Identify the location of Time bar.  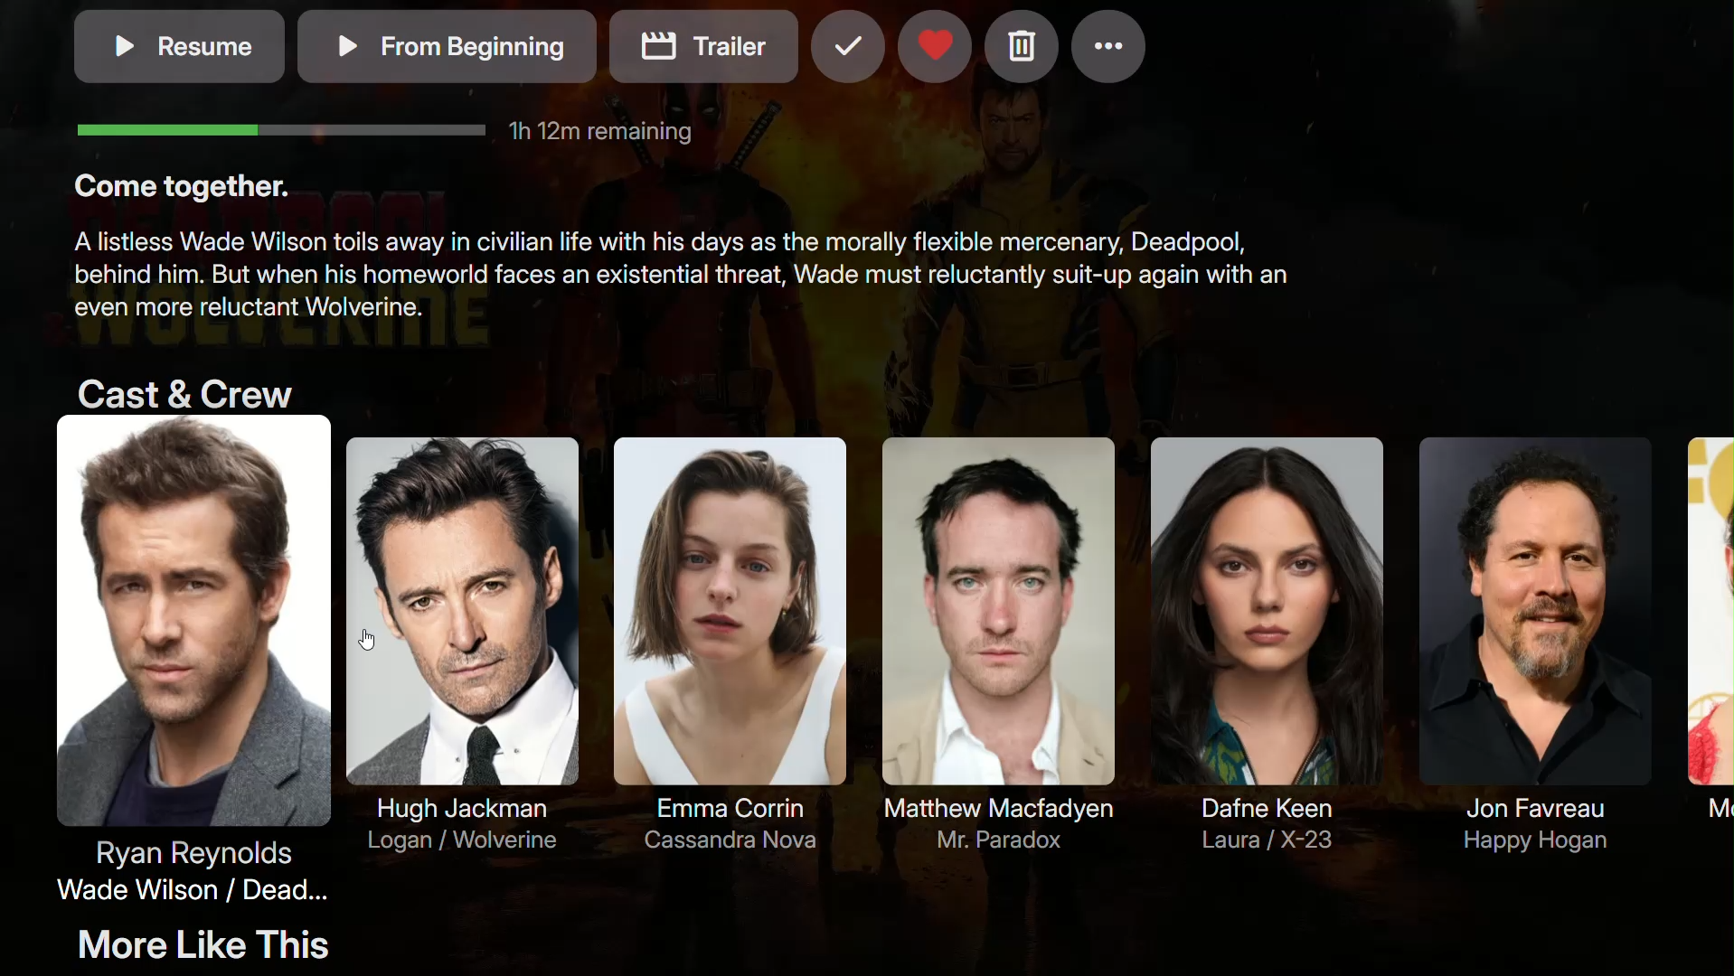
(385, 127).